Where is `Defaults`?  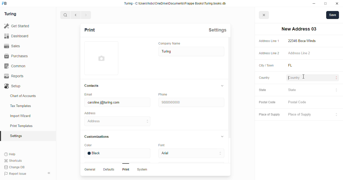 Defaults is located at coordinates (108, 169).